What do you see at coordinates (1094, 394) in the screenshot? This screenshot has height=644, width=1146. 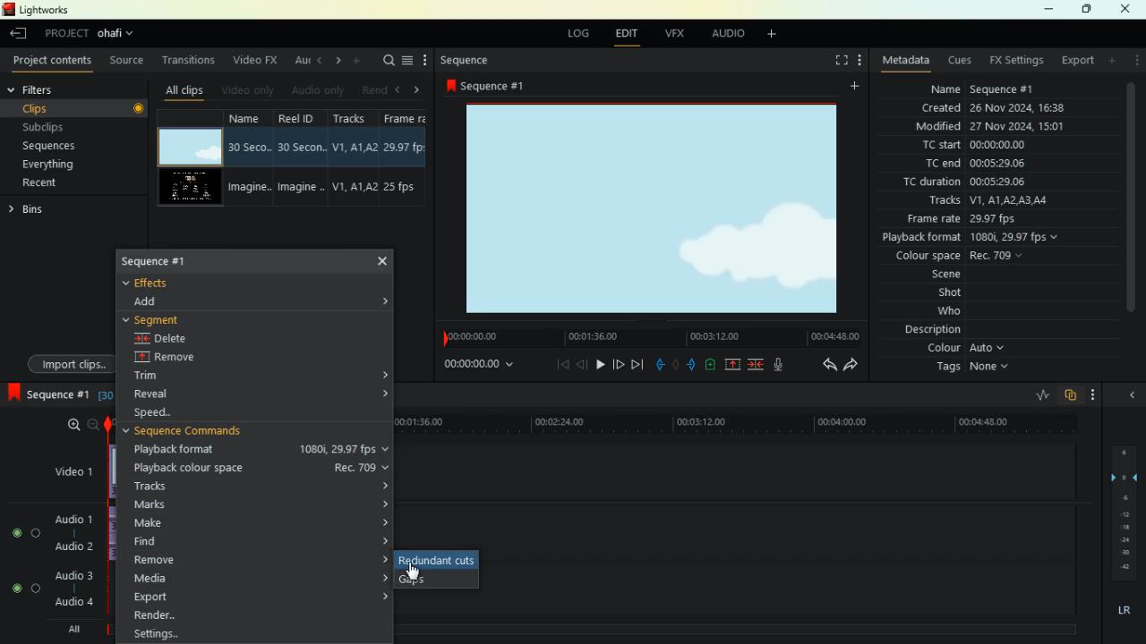 I see `more` at bounding box center [1094, 394].